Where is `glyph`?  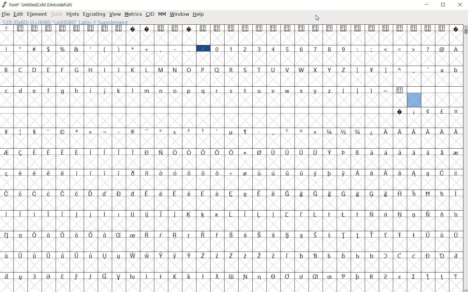 glyph is located at coordinates (259, 70).